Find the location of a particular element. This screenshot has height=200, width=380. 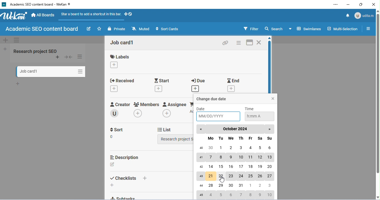

add checklist to top  is located at coordinates (147, 178).